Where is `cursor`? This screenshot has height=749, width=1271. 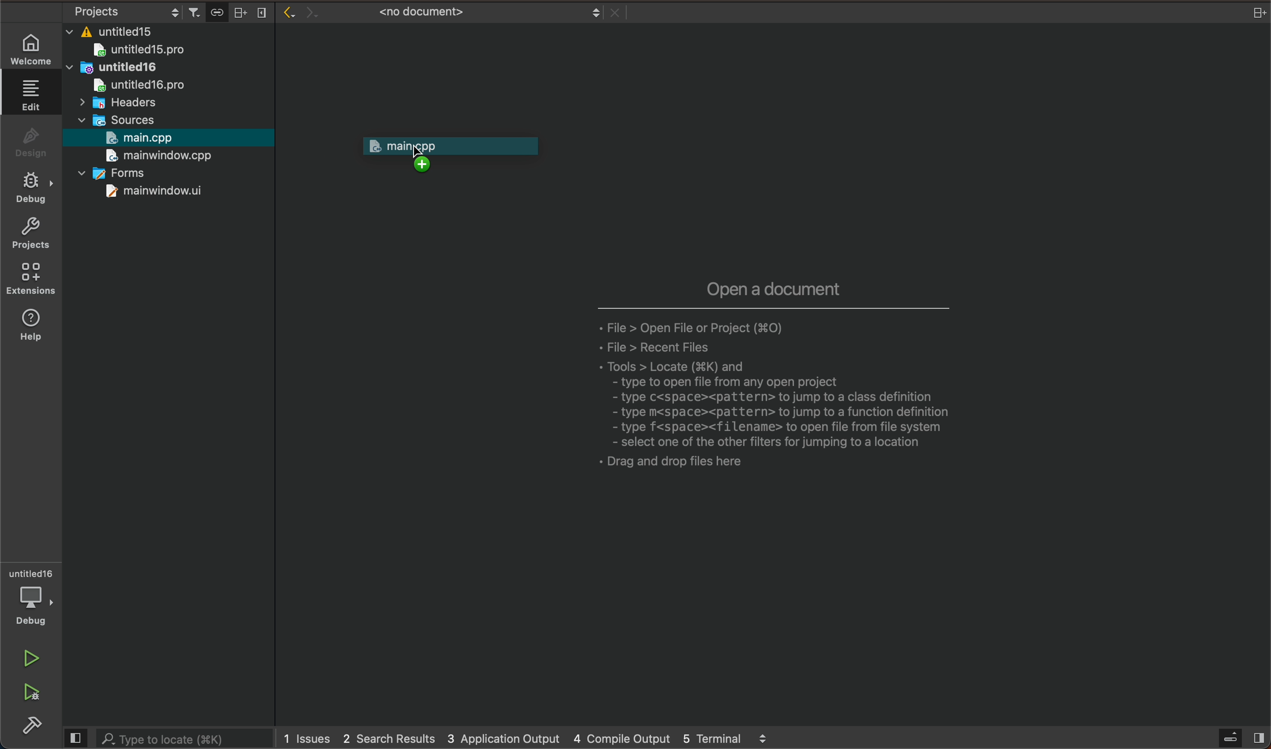
cursor is located at coordinates (428, 158).